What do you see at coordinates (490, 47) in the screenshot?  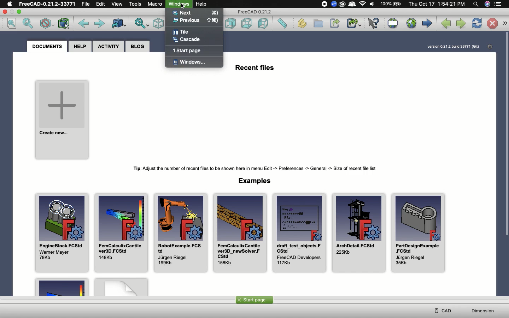 I see `Open start page preferences` at bounding box center [490, 47].